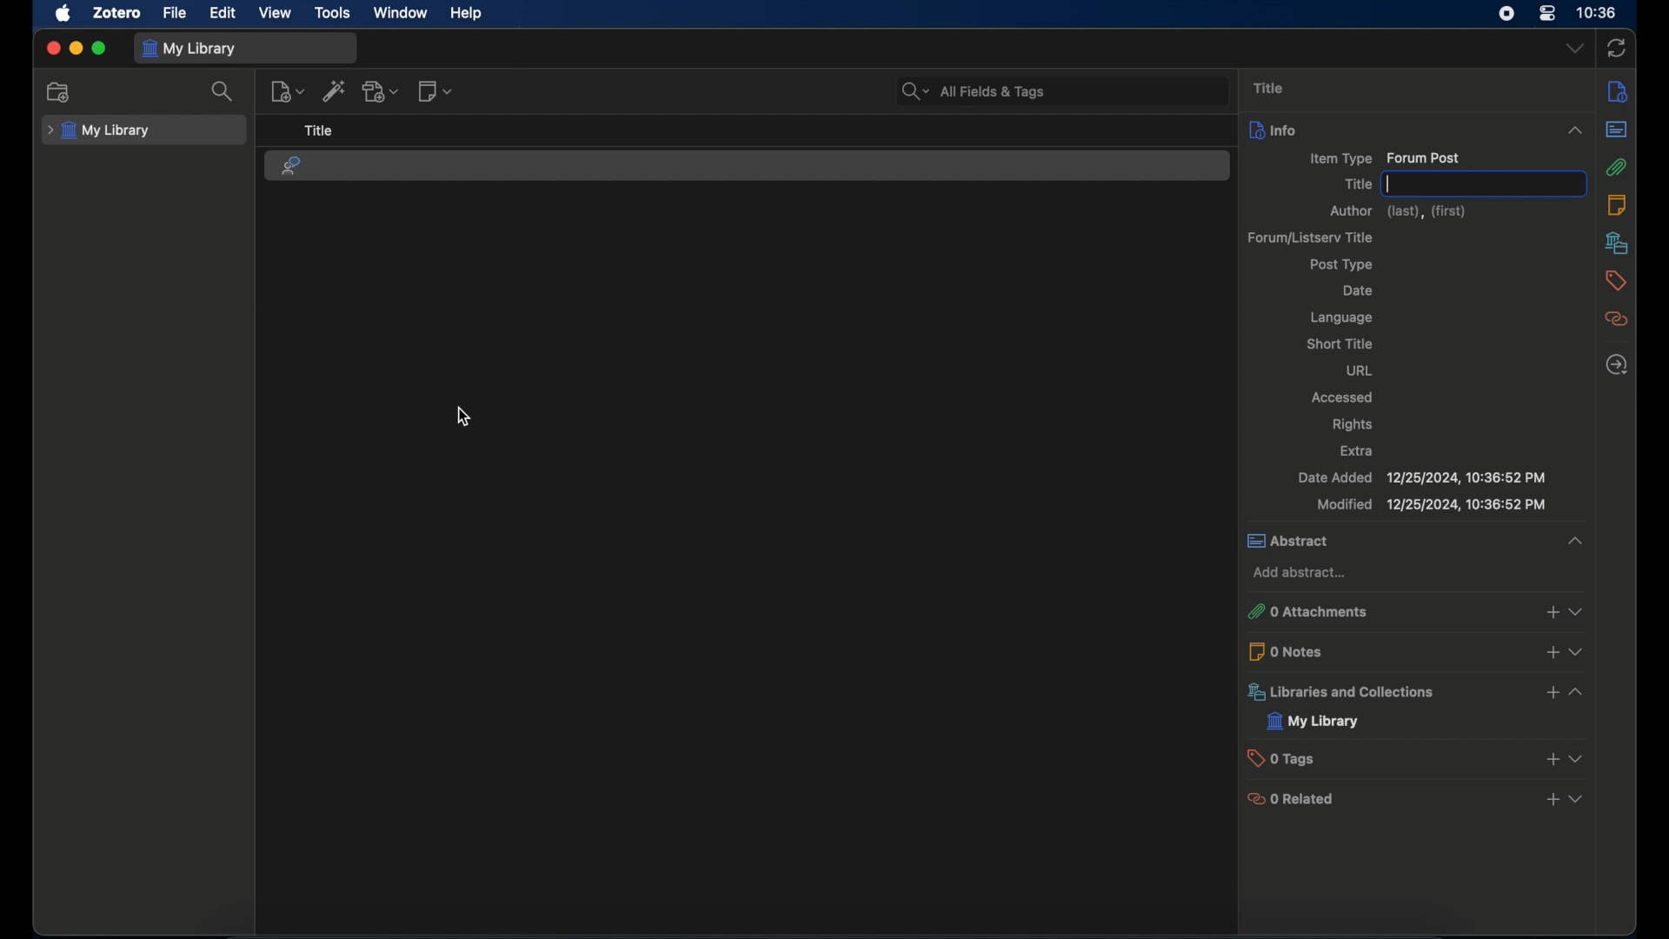 This screenshot has width=1669, height=939. Describe the element at coordinates (1618, 364) in the screenshot. I see `locate` at that location.